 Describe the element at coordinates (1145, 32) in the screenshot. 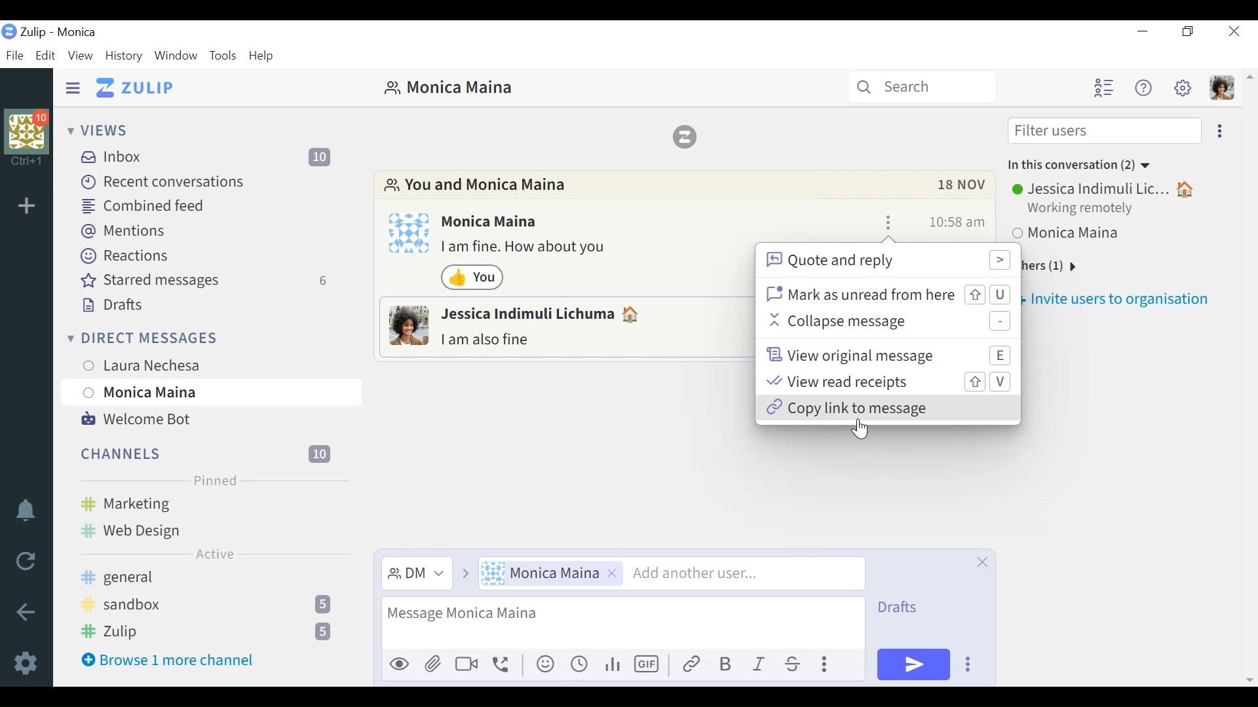

I see `minimize` at that location.